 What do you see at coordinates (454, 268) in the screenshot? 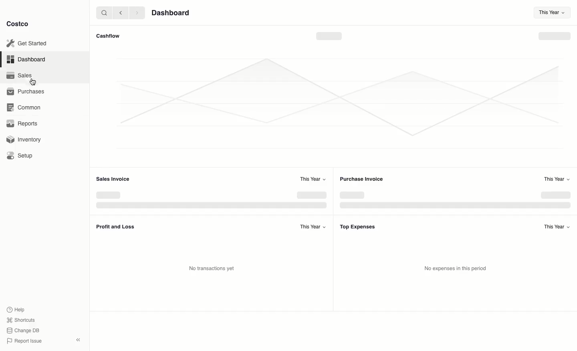
I see `No expenses in this period` at bounding box center [454, 268].